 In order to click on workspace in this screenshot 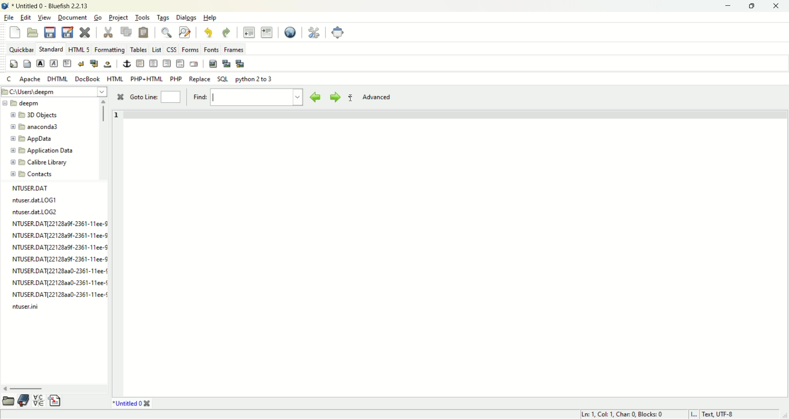, I will do `click(454, 252)`.